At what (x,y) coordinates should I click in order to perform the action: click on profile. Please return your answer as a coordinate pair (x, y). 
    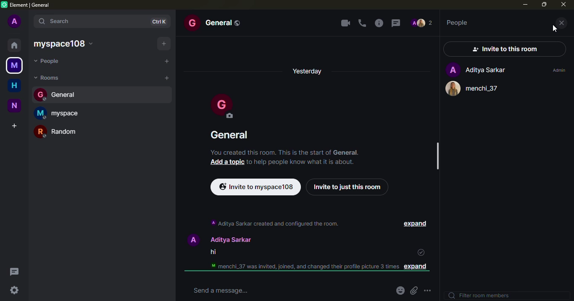
    Looking at the image, I should click on (422, 23).